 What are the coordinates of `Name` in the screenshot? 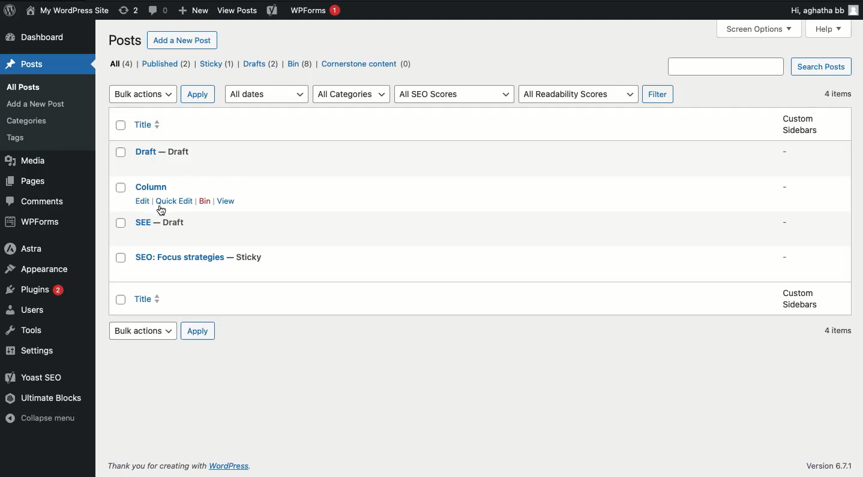 It's located at (67, 11).